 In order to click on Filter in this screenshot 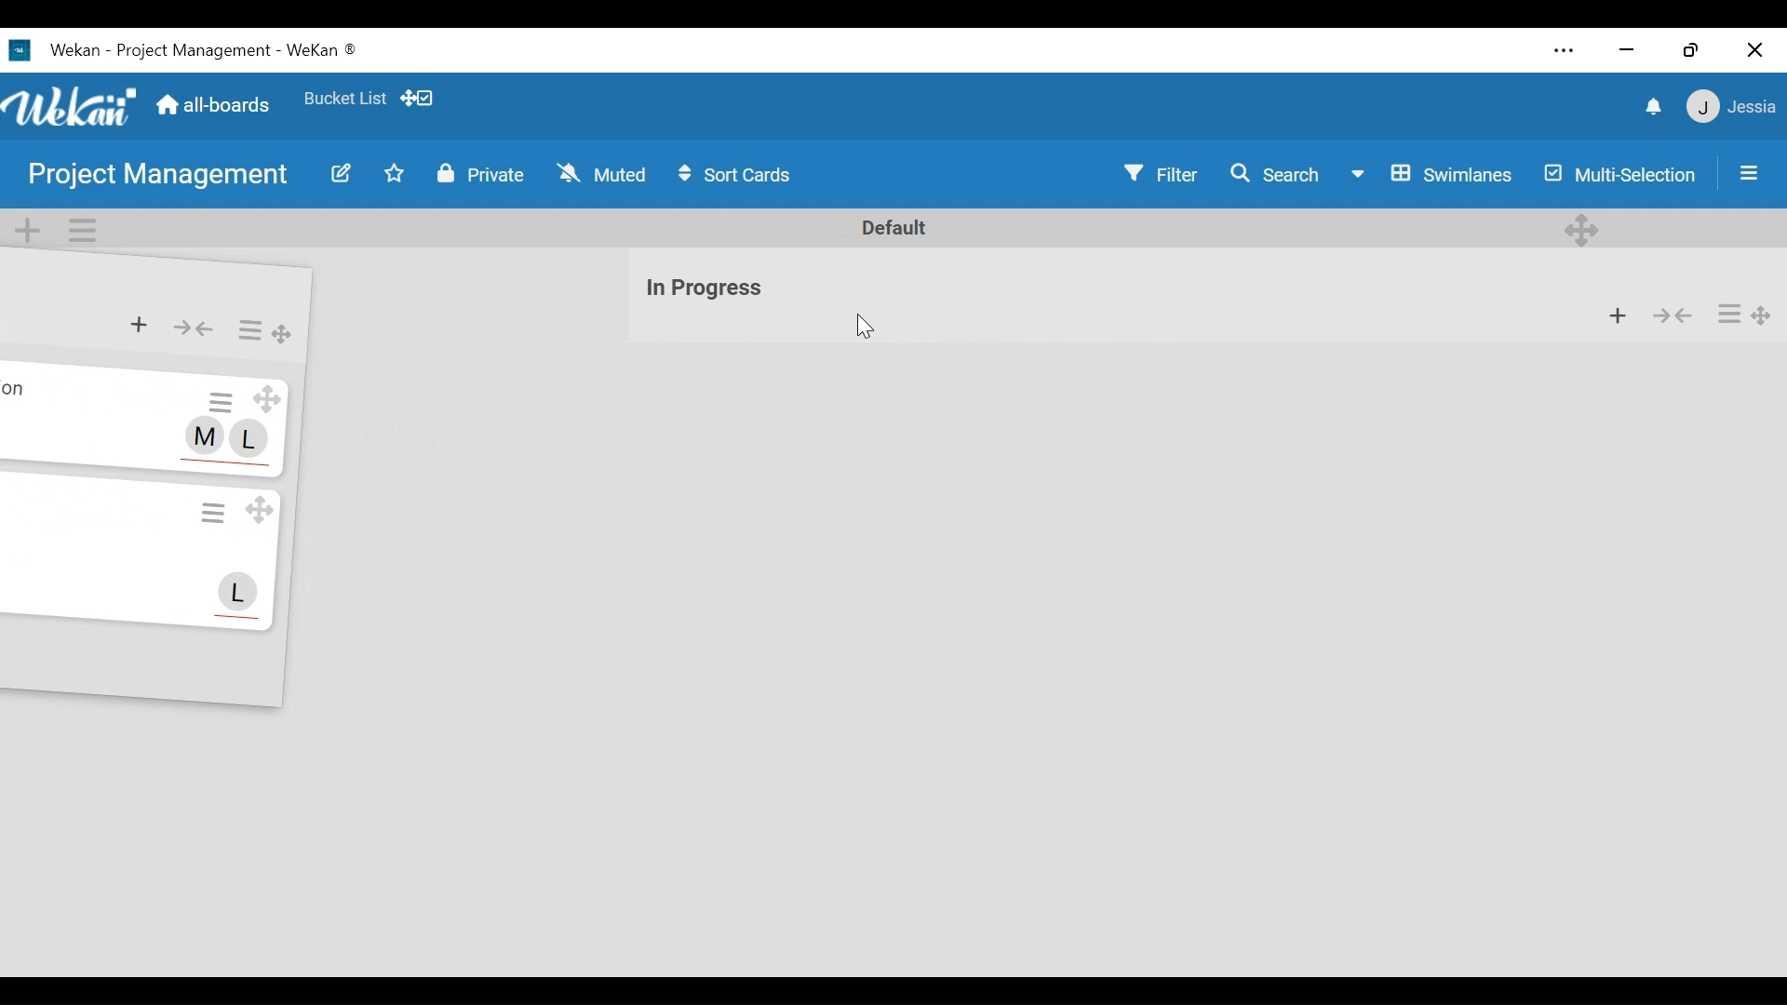, I will do `click(1160, 173)`.